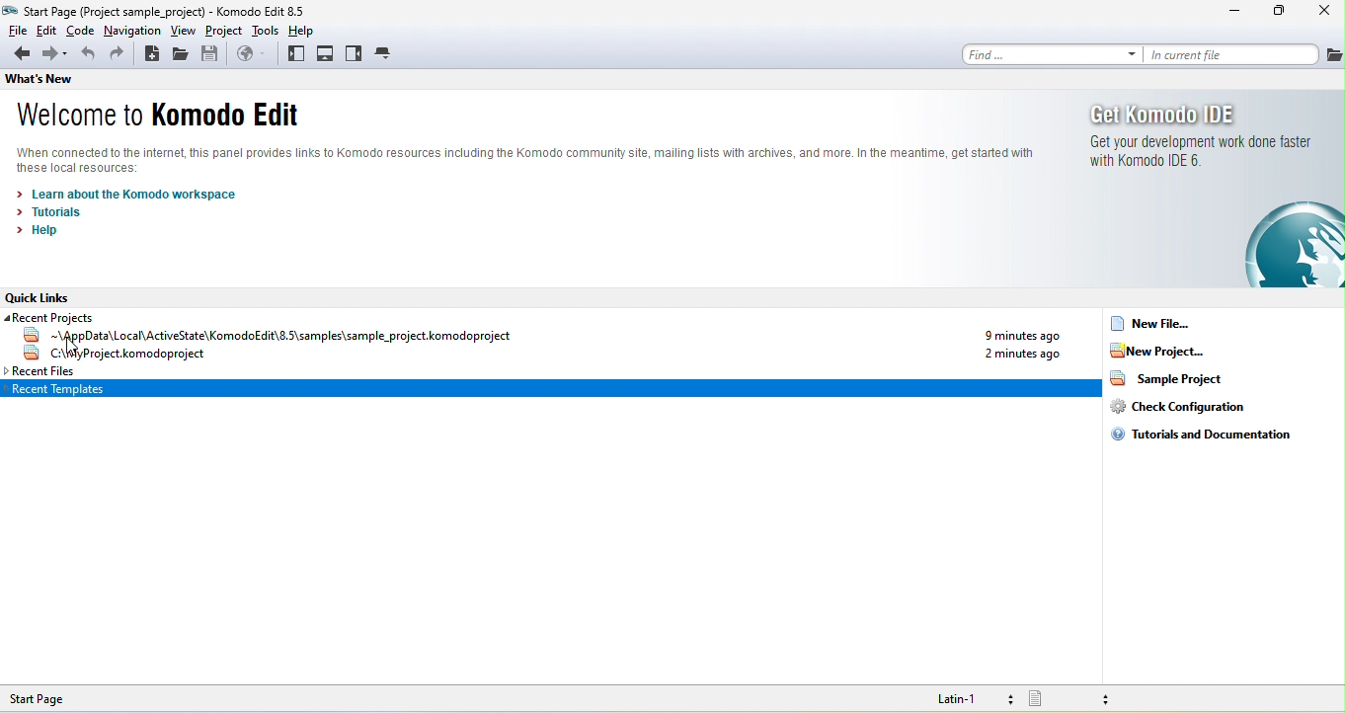 The height and width of the screenshot is (713, 1345). Describe the element at coordinates (69, 350) in the screenshot. I see `cursor movement` at that location.